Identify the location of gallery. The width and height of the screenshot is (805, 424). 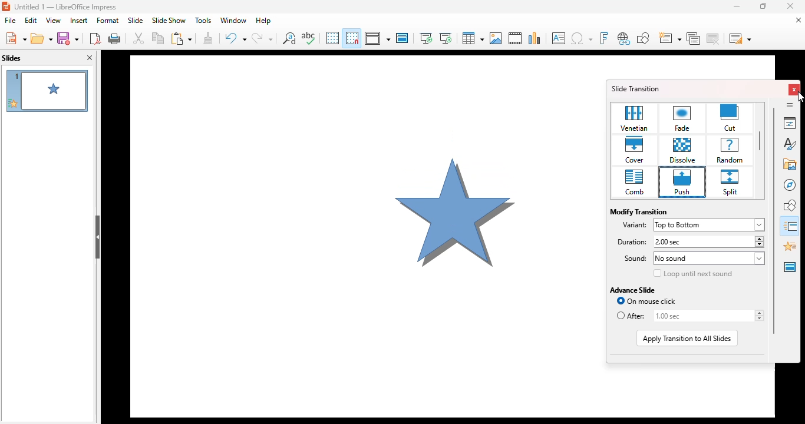
(790, 164).